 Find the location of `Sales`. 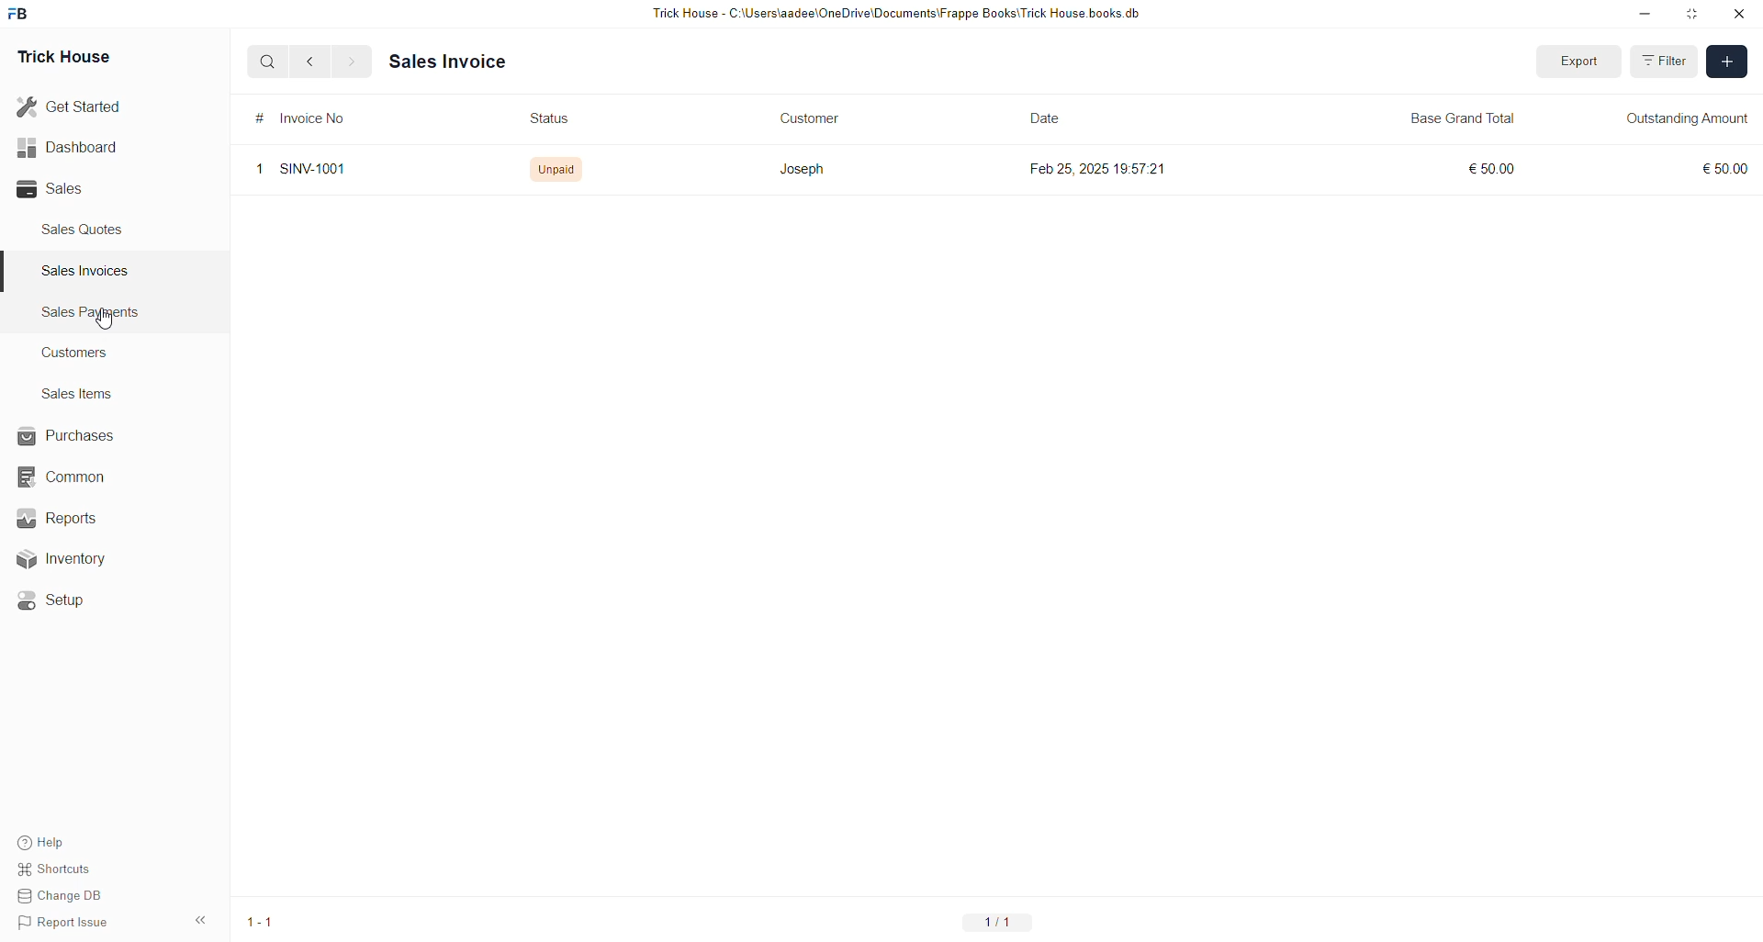

Sales is located at coordinates (55, 189).